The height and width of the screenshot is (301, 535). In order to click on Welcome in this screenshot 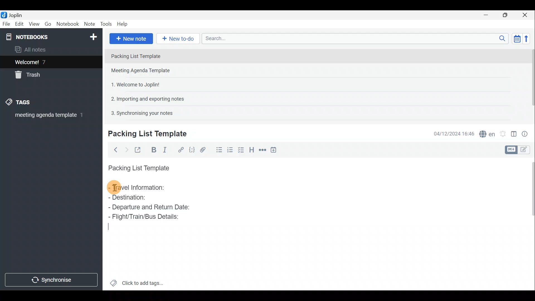, I will do `click(43, 62)`.